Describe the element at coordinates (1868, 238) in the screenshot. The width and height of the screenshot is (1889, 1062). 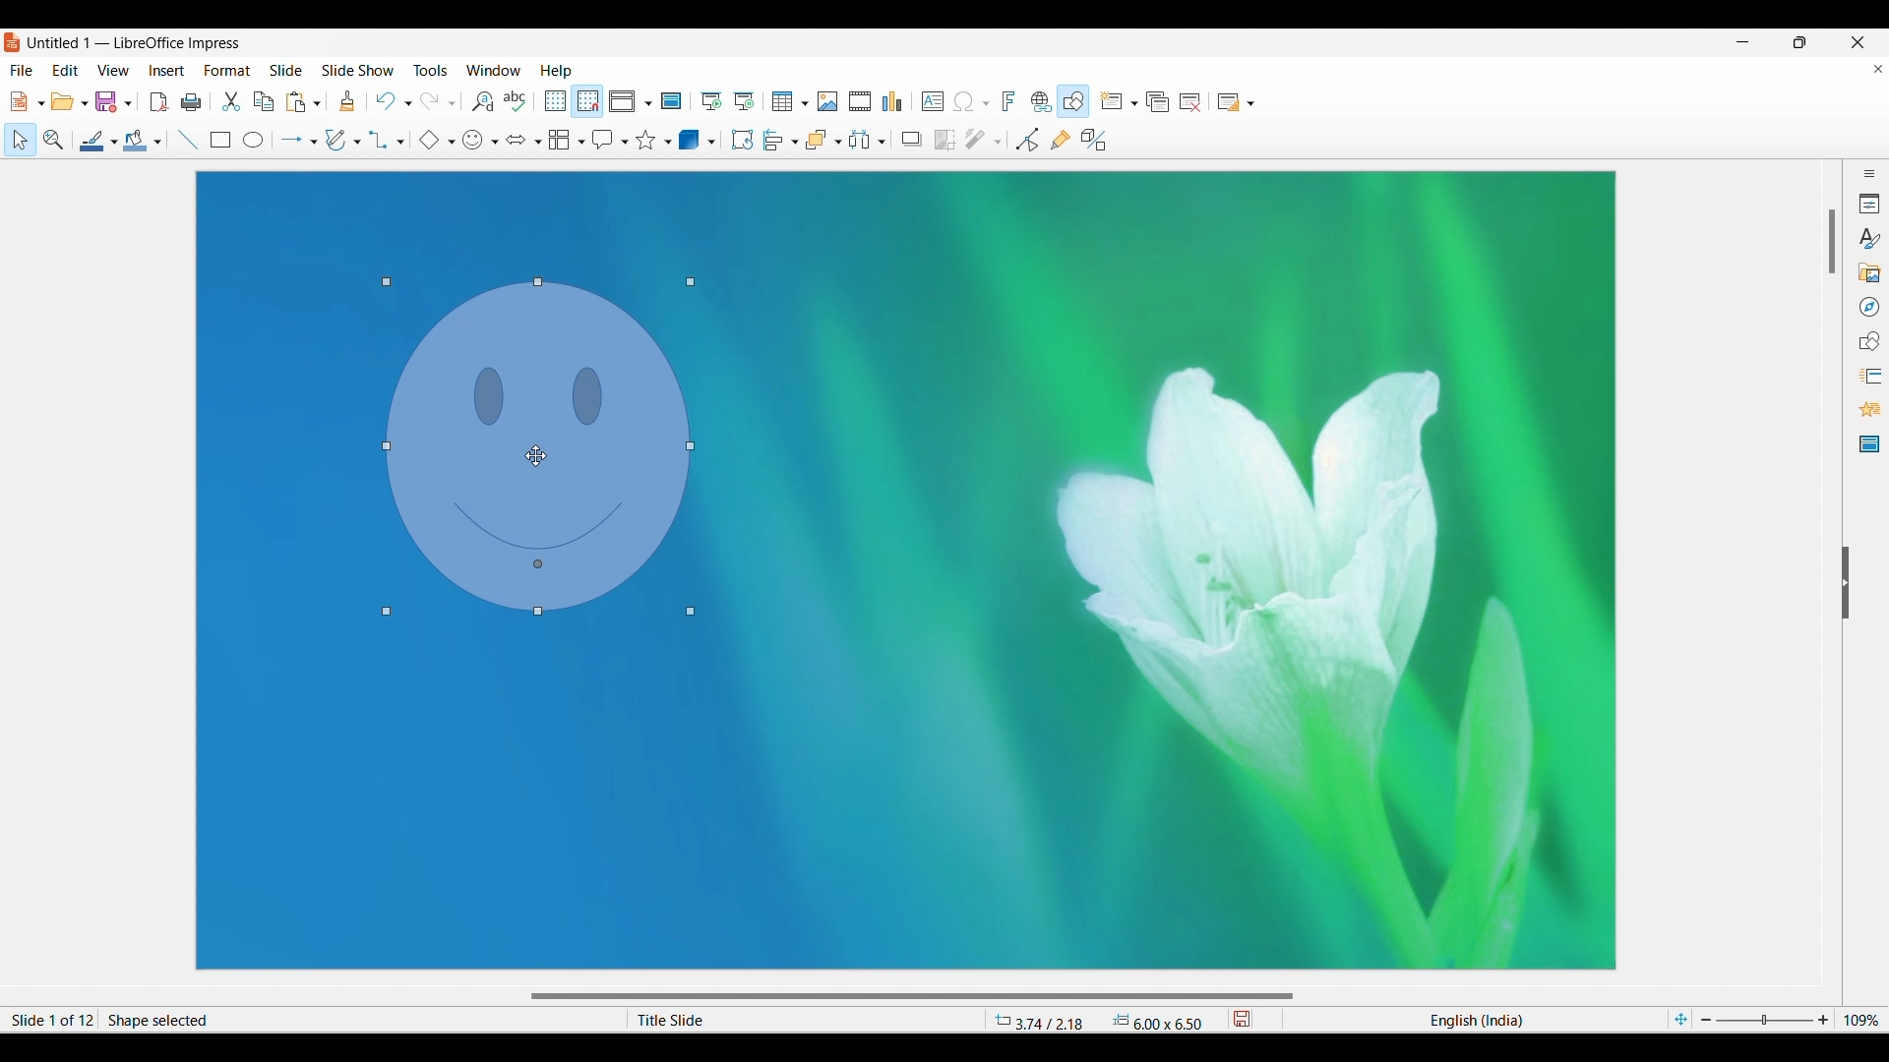
I see `Styles` at that location.